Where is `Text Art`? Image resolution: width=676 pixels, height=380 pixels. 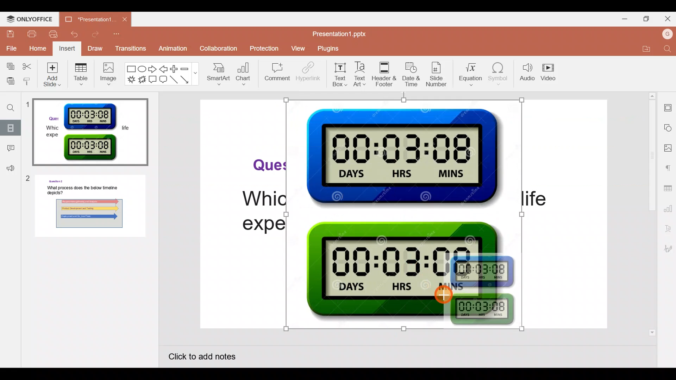
Text Art is located at coordinates (361, 74).